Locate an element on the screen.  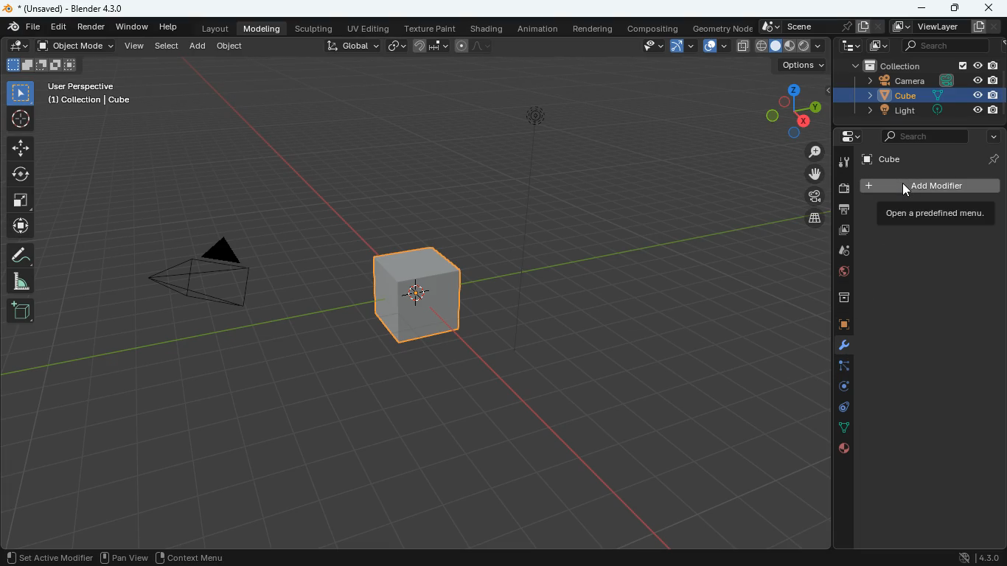
layers is located at coordinates (815, 217).